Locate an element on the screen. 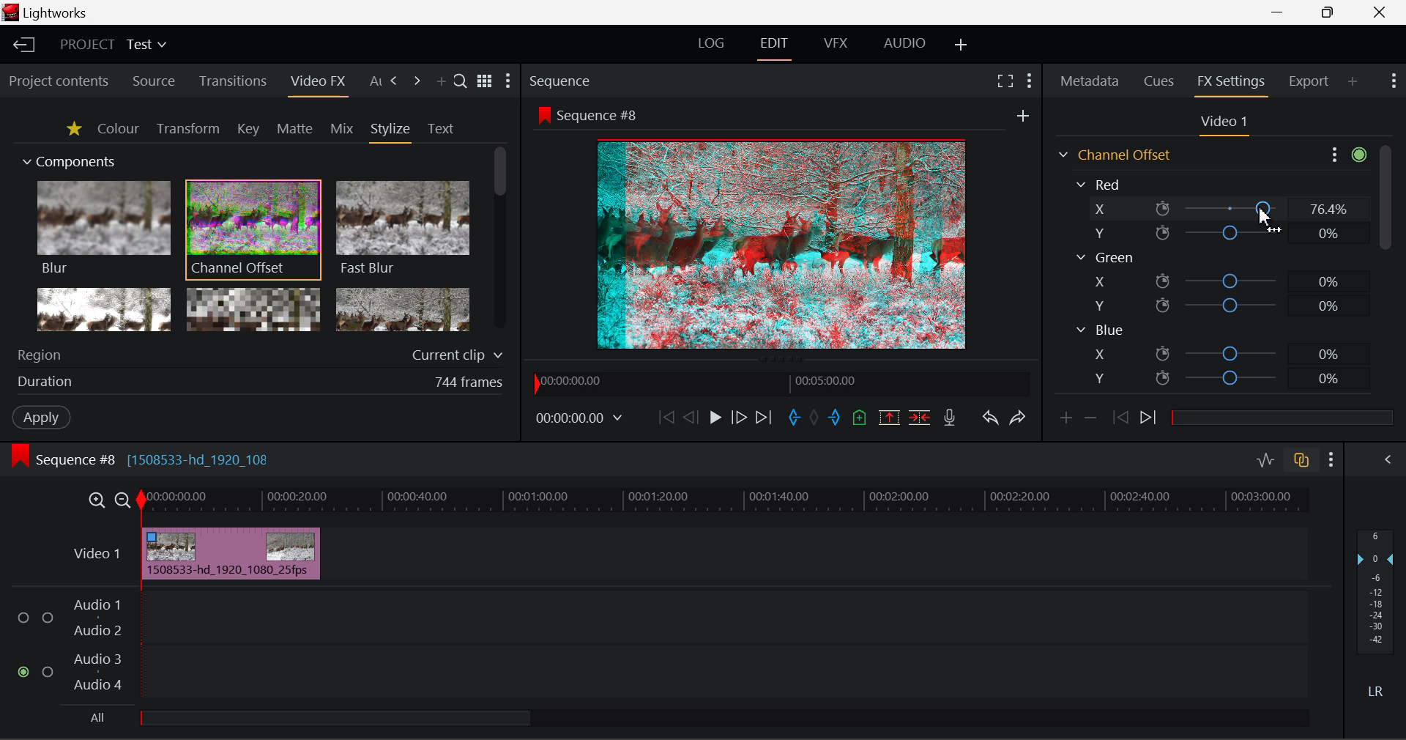 This screenshot has height=740, width=1406. Show Settings is located at coordinates (510, 81).